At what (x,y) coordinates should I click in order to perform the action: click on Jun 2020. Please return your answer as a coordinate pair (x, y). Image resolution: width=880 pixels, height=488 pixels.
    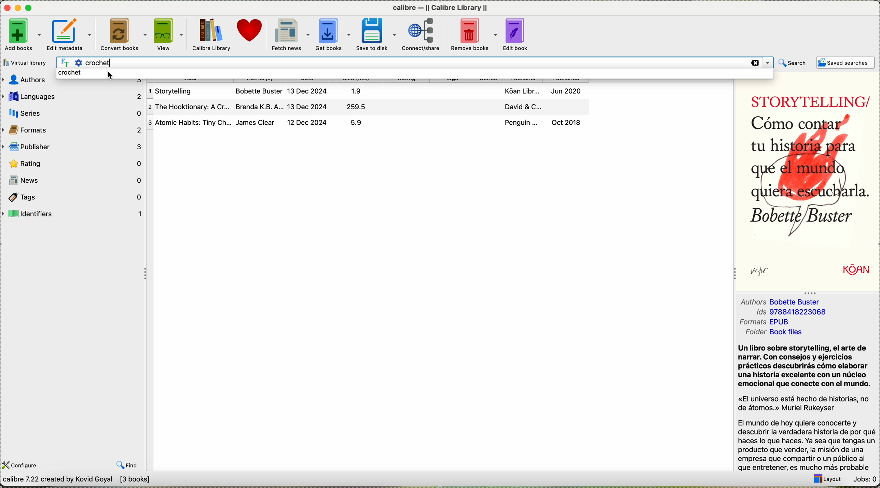
    Looking at the image, I should click on (569, 91).